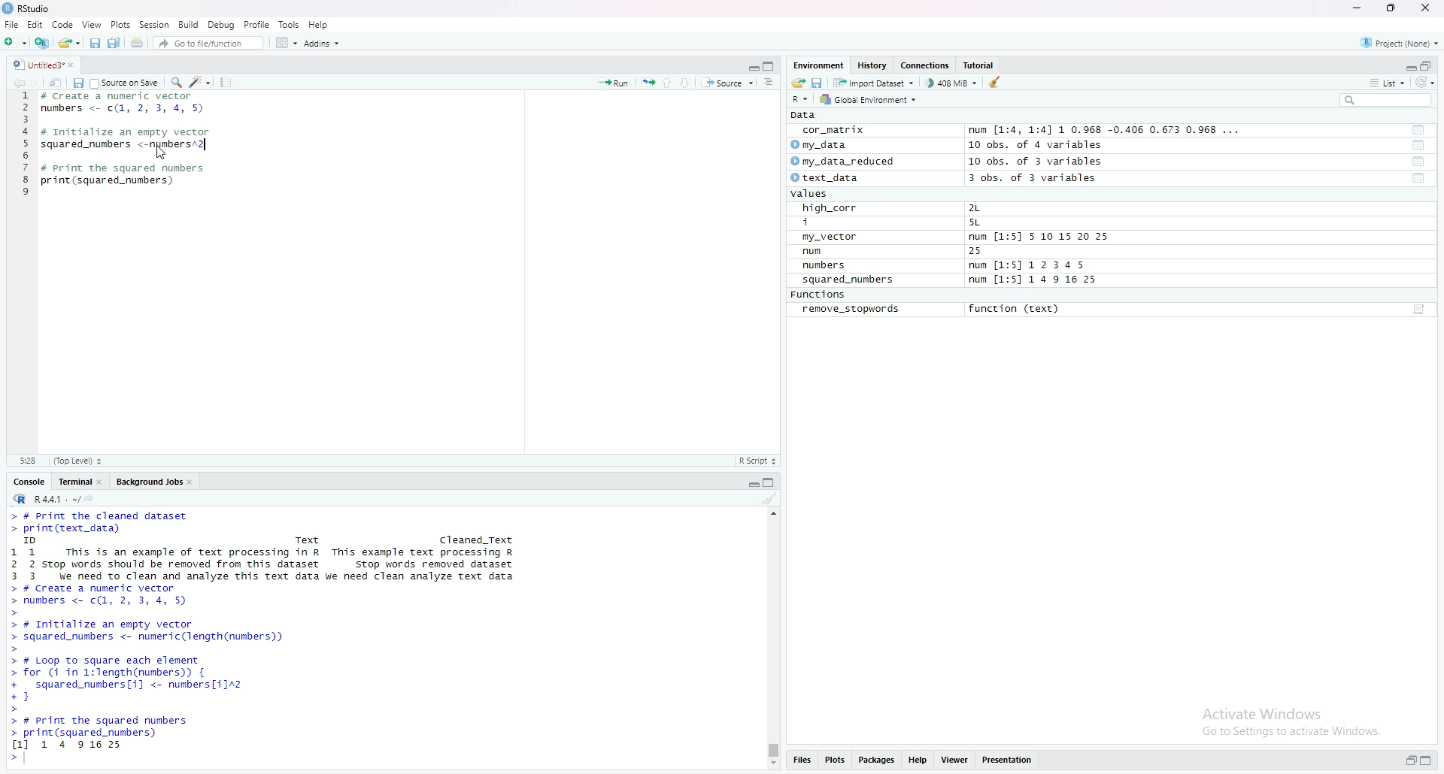 The height and width of the screenshot is (774, 1444). What do you see at coordinates (832, 131) in the screenshot?
I see `cor_matrix` at bounding box center [832, 131].